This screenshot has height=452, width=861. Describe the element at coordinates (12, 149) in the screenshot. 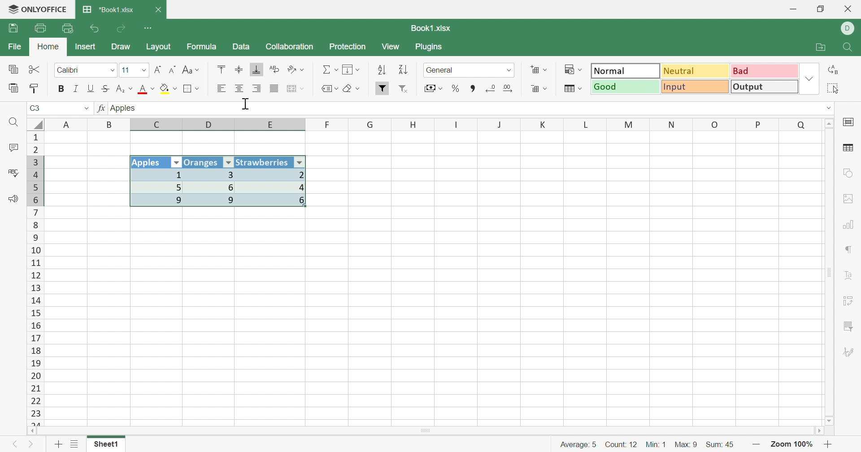

I see `Comments` at that location.